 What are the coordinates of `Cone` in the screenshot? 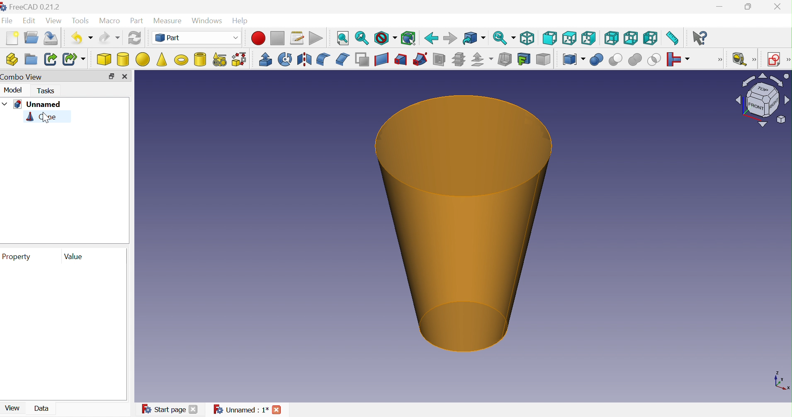 It's located at (162, 58).